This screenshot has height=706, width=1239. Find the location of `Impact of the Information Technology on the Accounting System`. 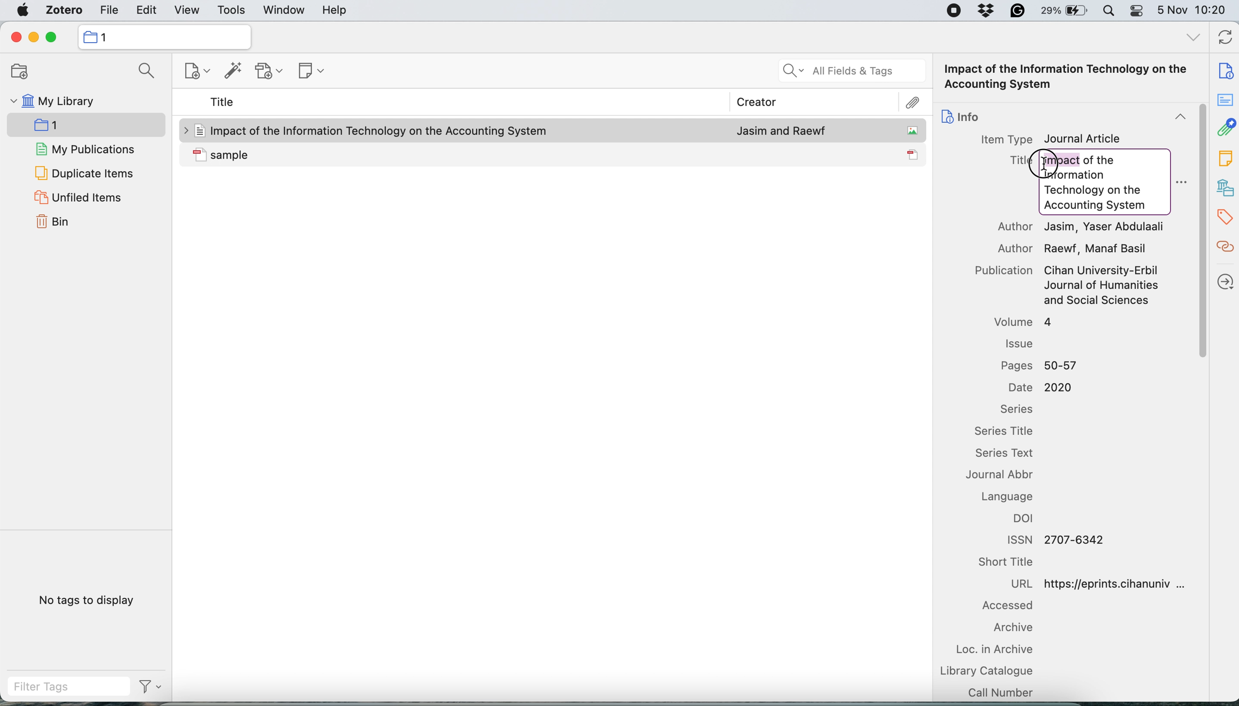

Impact of the Information Technology on the Accounting System is located at coordinates (1067, 77).